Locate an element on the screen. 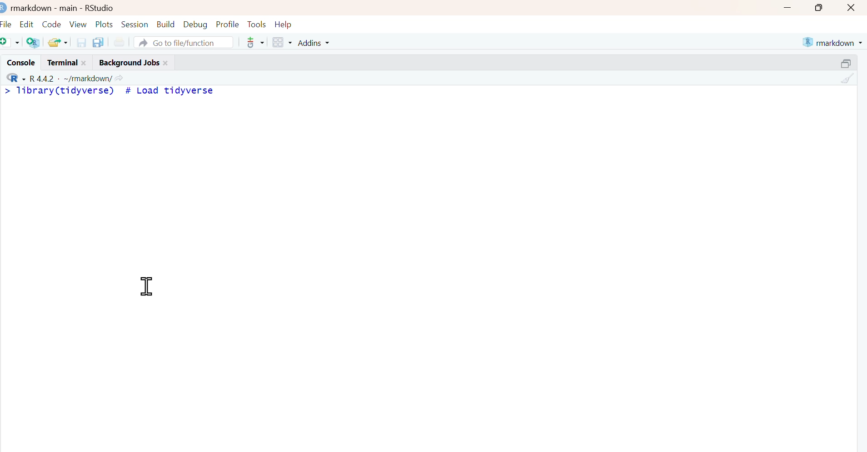  maximize is located at coordinates (822, 7).